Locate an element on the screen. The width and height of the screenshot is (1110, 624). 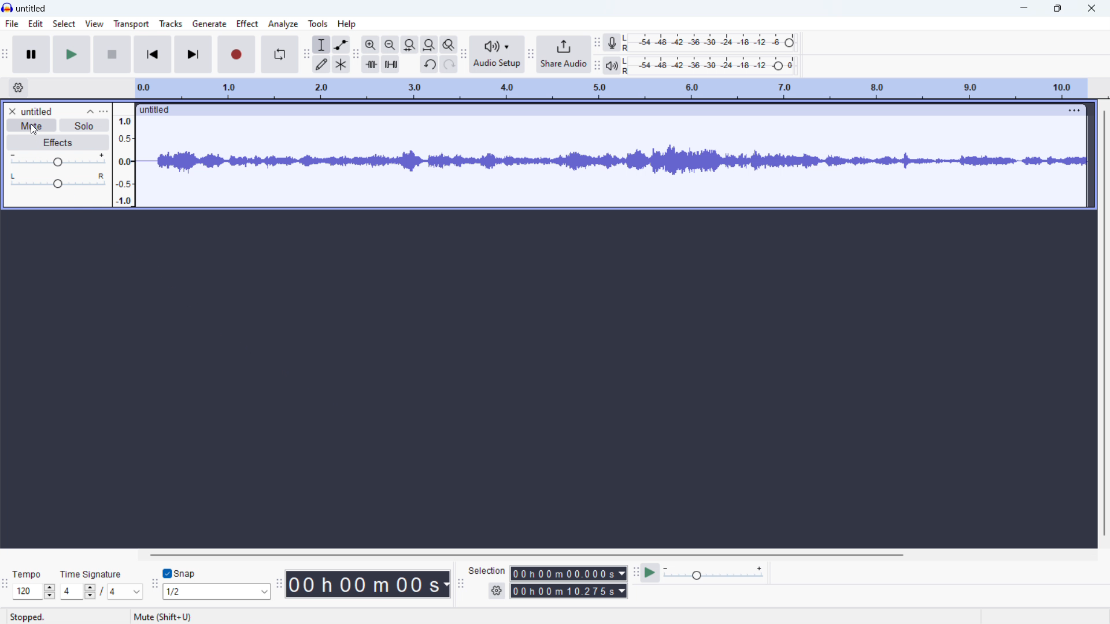
track control panel menu is located at coordinates (103, 111).